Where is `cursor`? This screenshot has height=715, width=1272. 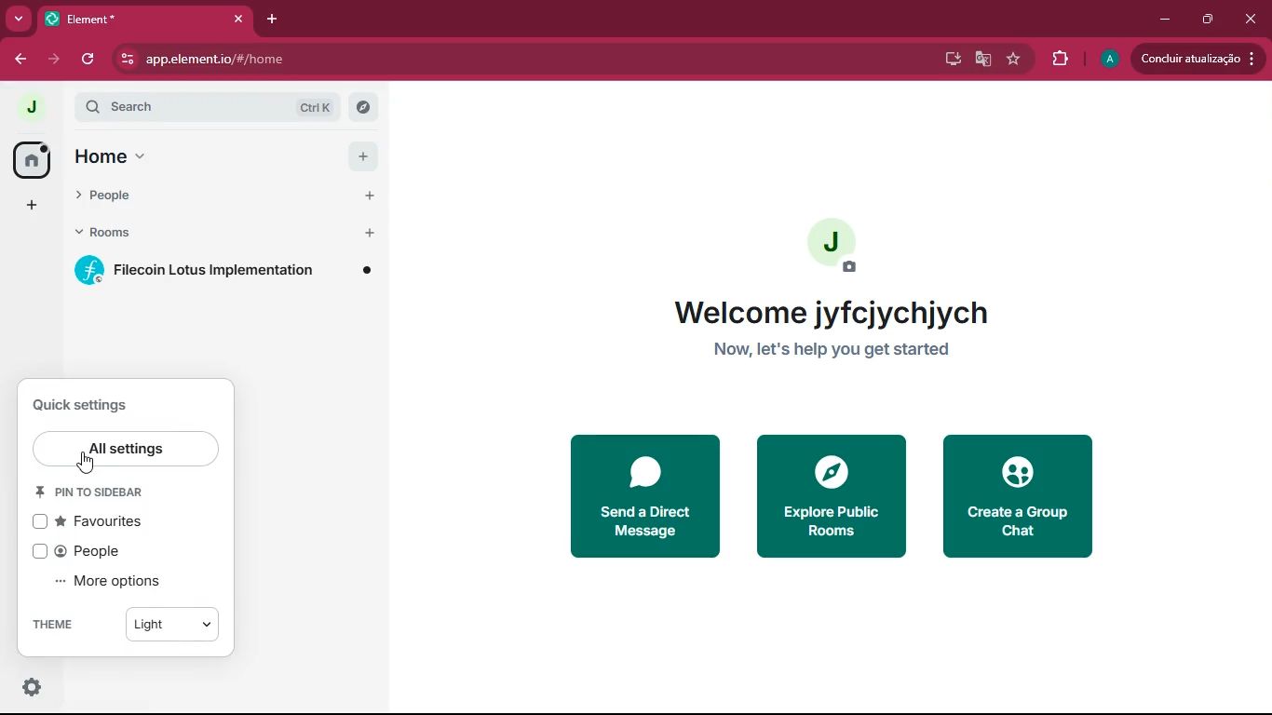
cursor is located at coordinates (84, 464).